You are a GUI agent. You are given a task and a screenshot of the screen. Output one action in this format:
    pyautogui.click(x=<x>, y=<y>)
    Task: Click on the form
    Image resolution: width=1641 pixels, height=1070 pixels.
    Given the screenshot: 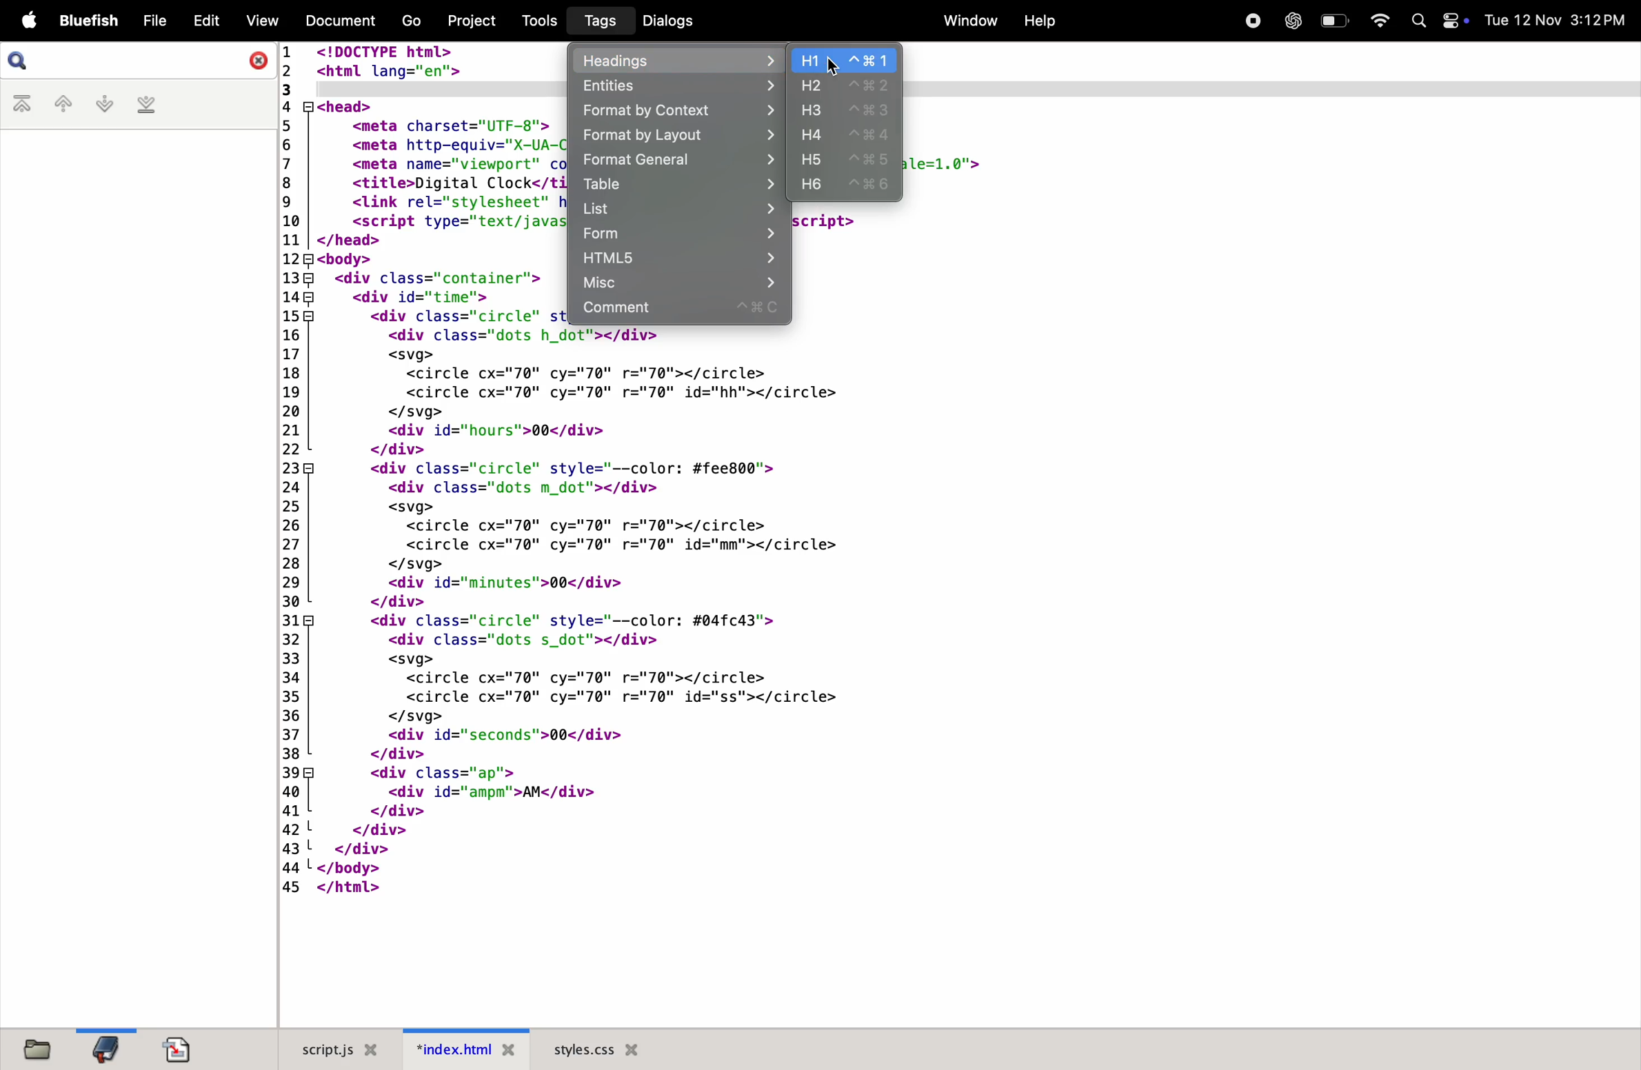 What is the action you would take?
    pyautogui.click(x=676, y=234)
    